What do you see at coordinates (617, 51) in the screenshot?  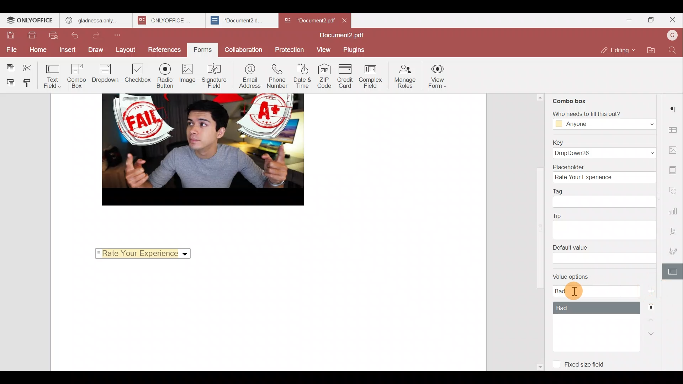 I see `Editing mode` at bounding box center [617, 51].